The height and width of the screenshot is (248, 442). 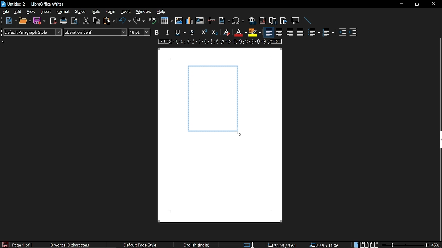 What do you see at coordinates (81, 12) in the screenshot?
I see `styles` at bounding box center [81, 12].